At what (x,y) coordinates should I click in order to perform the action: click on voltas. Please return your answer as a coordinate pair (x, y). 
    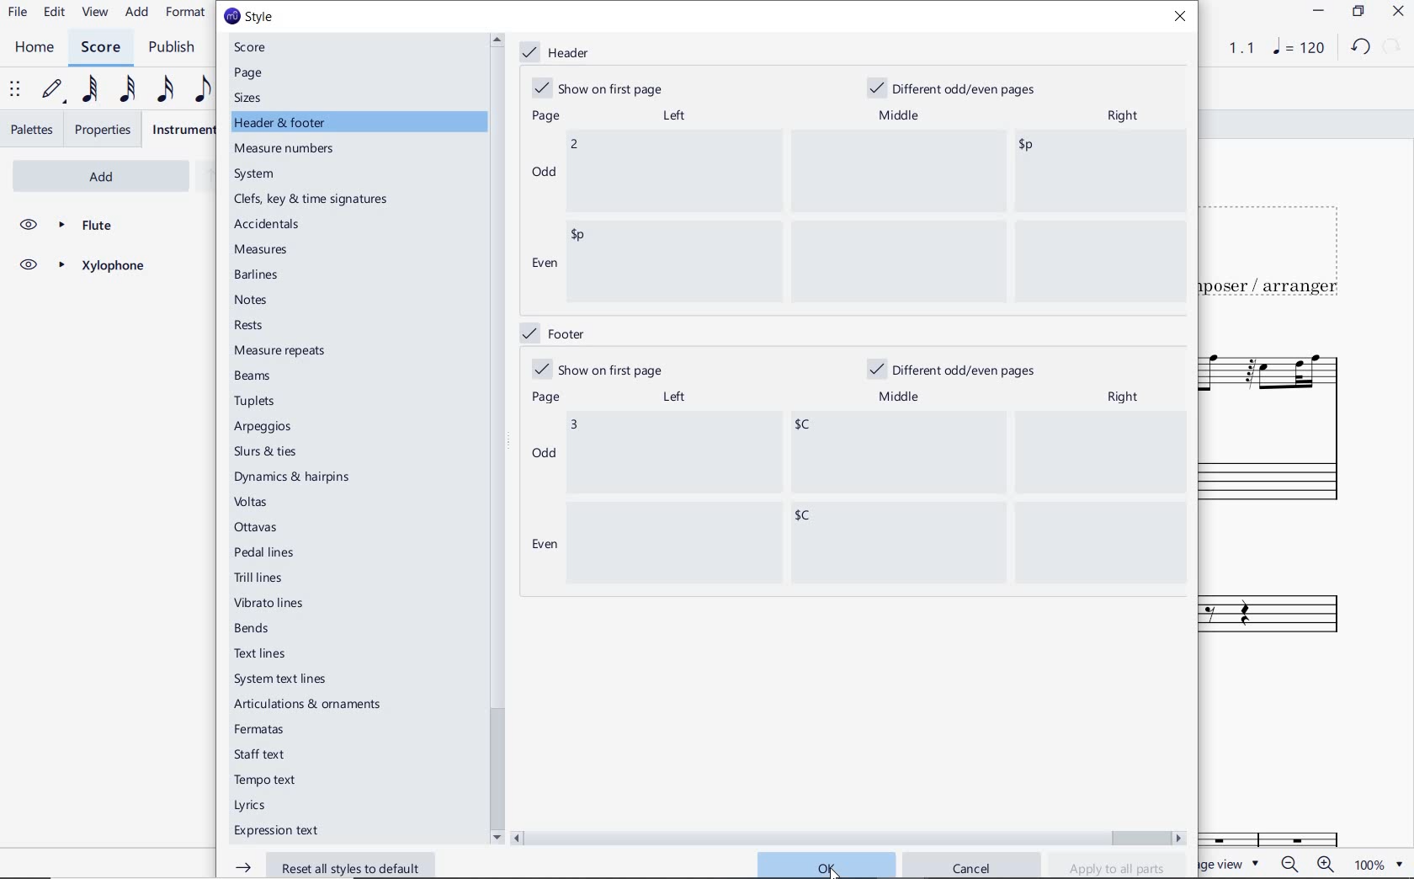
    Looking at the image, I should click on (252, 502).